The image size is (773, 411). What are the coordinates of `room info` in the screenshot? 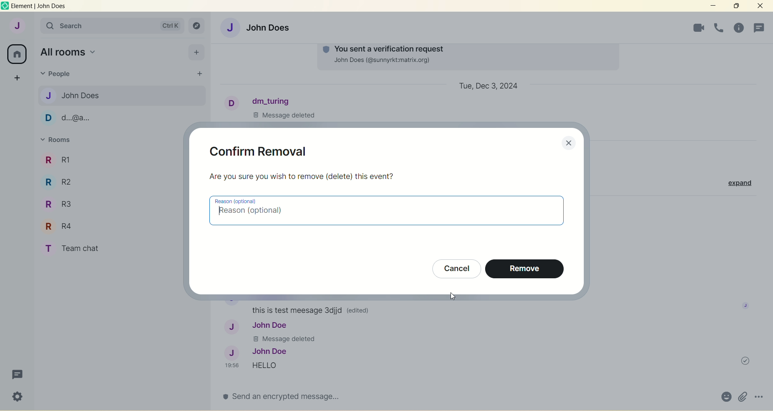 It's located at (717, 28).